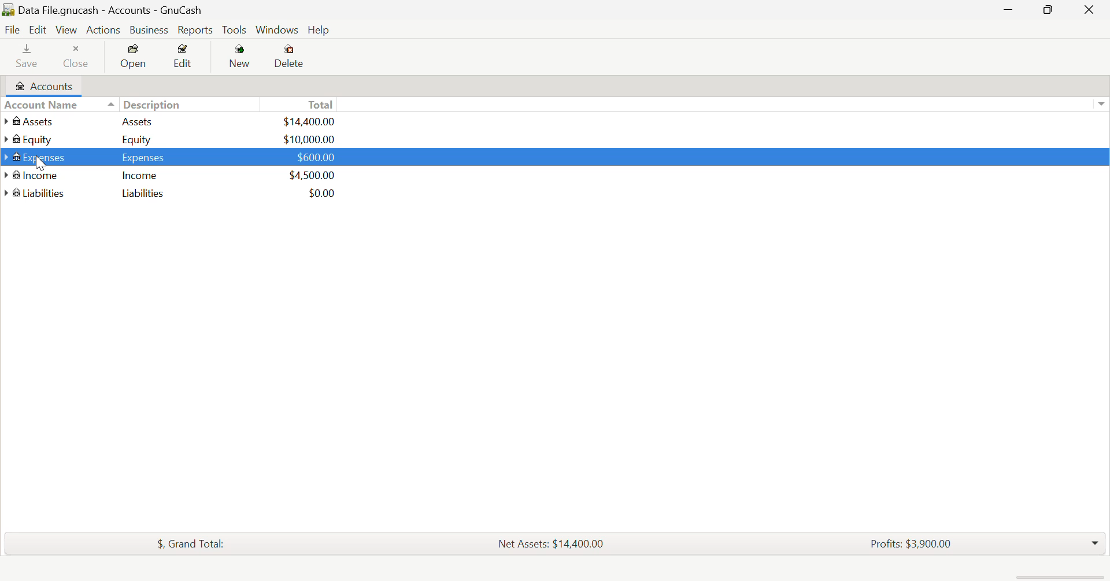 The height and width of the screenshot is (581, 1110). What do you see at coordinates (141, 158) in the screenshot?
I see `Expenses` at bounding box center [141, 158].